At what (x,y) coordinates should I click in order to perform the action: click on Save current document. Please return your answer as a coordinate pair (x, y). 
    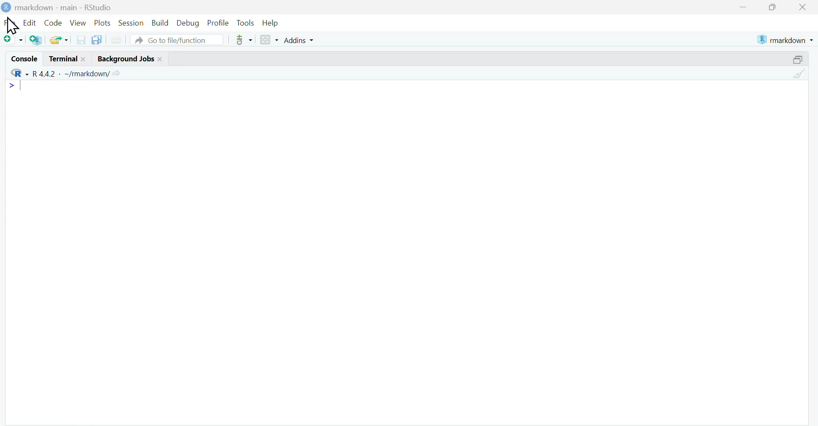
    Looking at the image, I should click on (81, 40).